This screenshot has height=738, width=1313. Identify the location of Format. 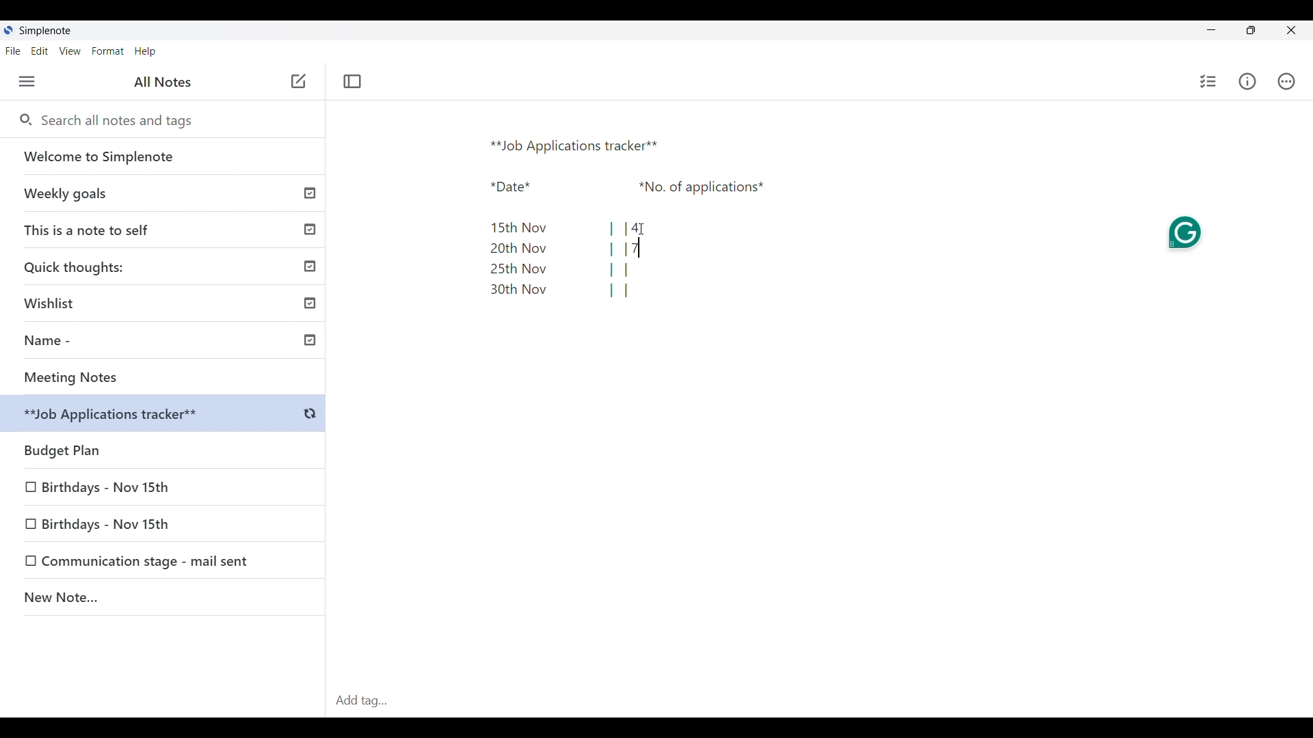
(108, 51).